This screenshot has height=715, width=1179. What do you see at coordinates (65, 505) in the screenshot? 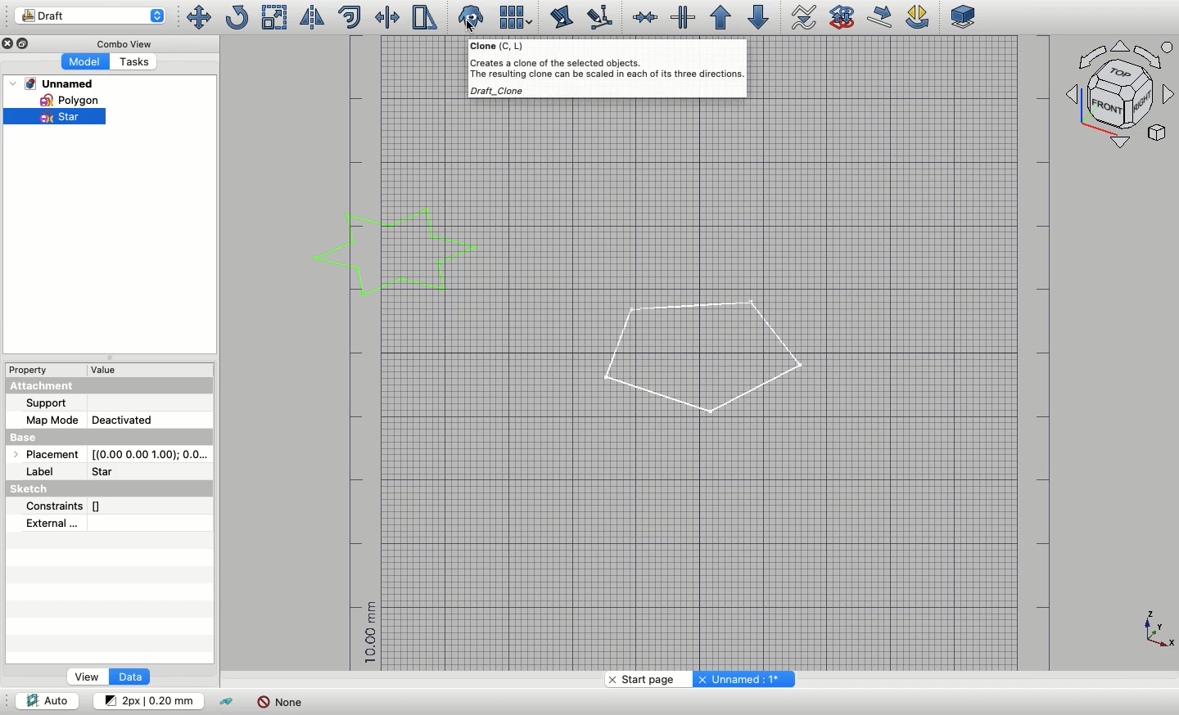
I see `Constraints` at bounding box center [65, 505].